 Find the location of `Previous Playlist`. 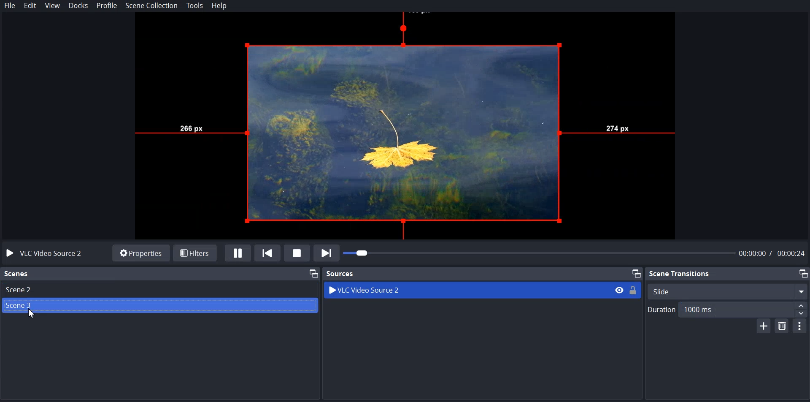

Previous Playlist is located at coordinates (269, 253).